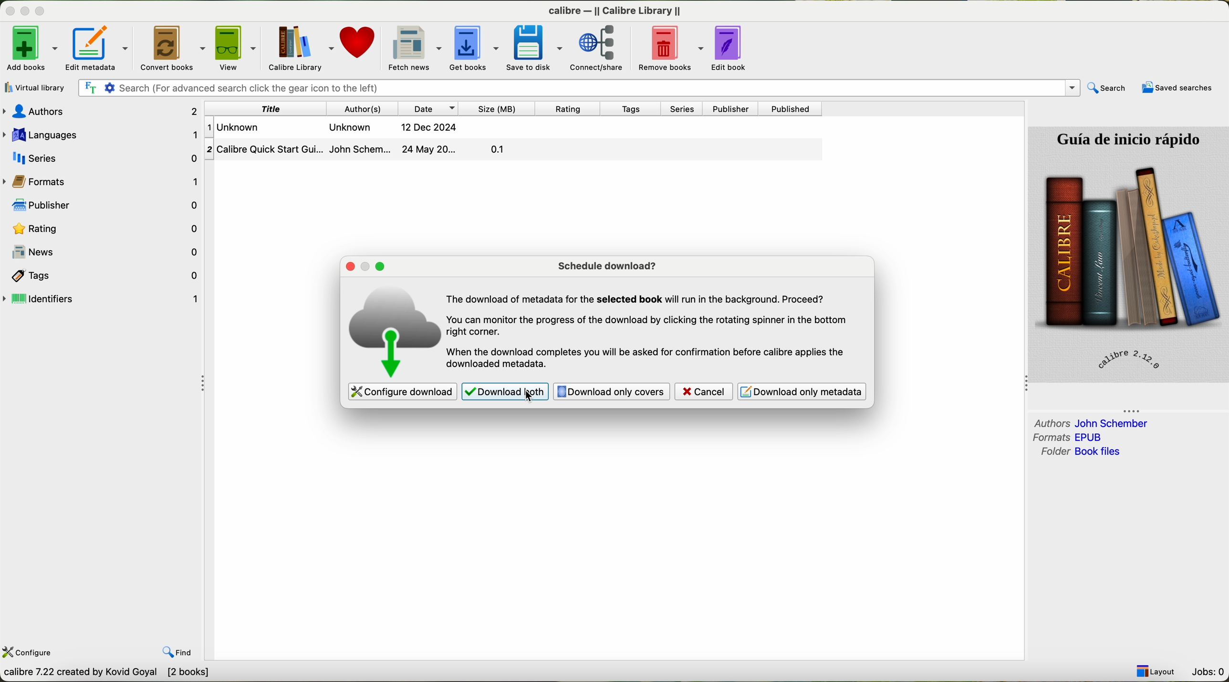  What do you see at coordinates (1070, 437) in the screenshot?
I see `formats` at bounding box center [1070, 437].